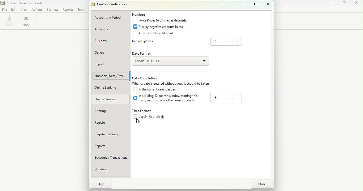 The width and height of the screenshot is (363, 191). I want to click on GnuCash Preferences, so click(111, 4).